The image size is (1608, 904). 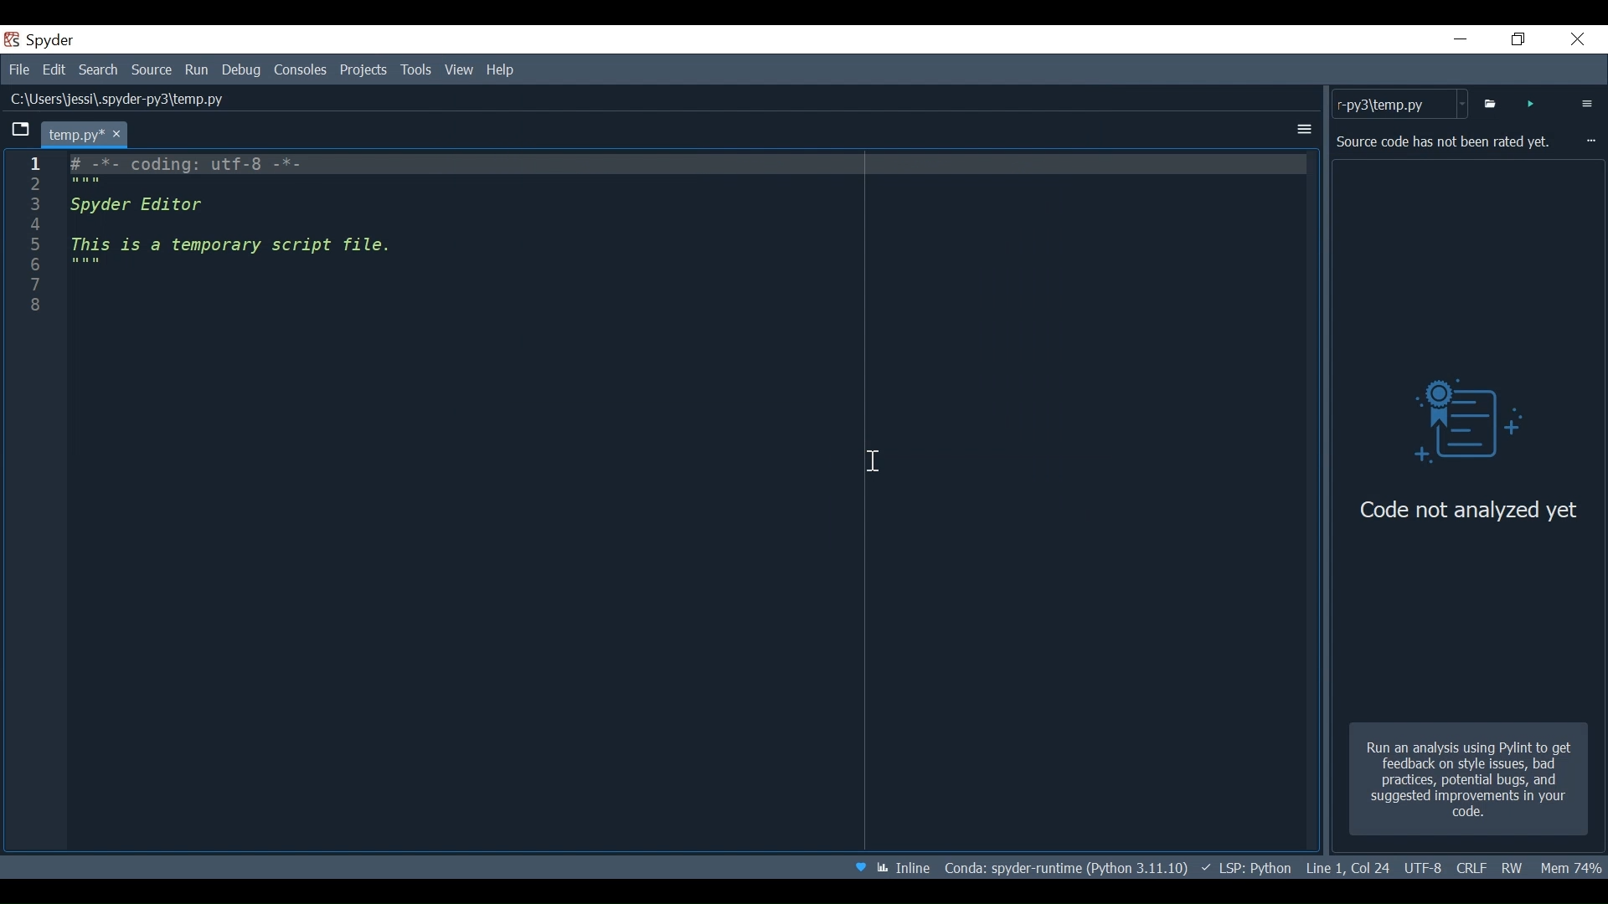 I want to click on Help, so click(x=501, y=69).